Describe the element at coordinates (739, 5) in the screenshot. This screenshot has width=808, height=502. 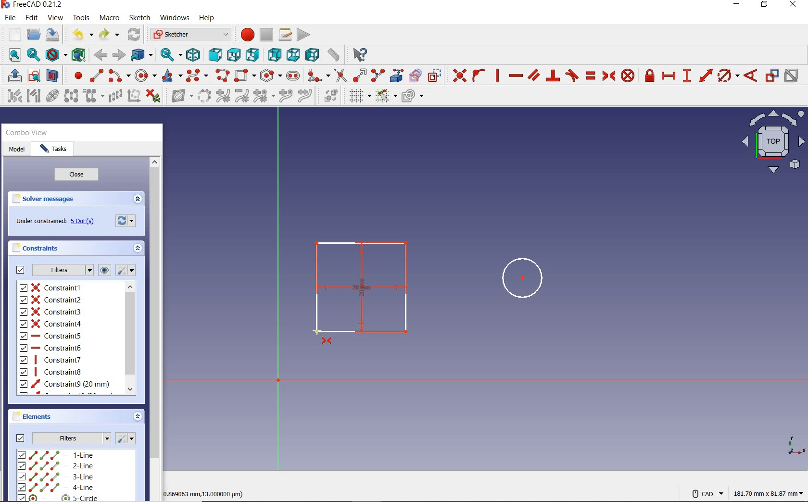
I see `minimize` at that location.